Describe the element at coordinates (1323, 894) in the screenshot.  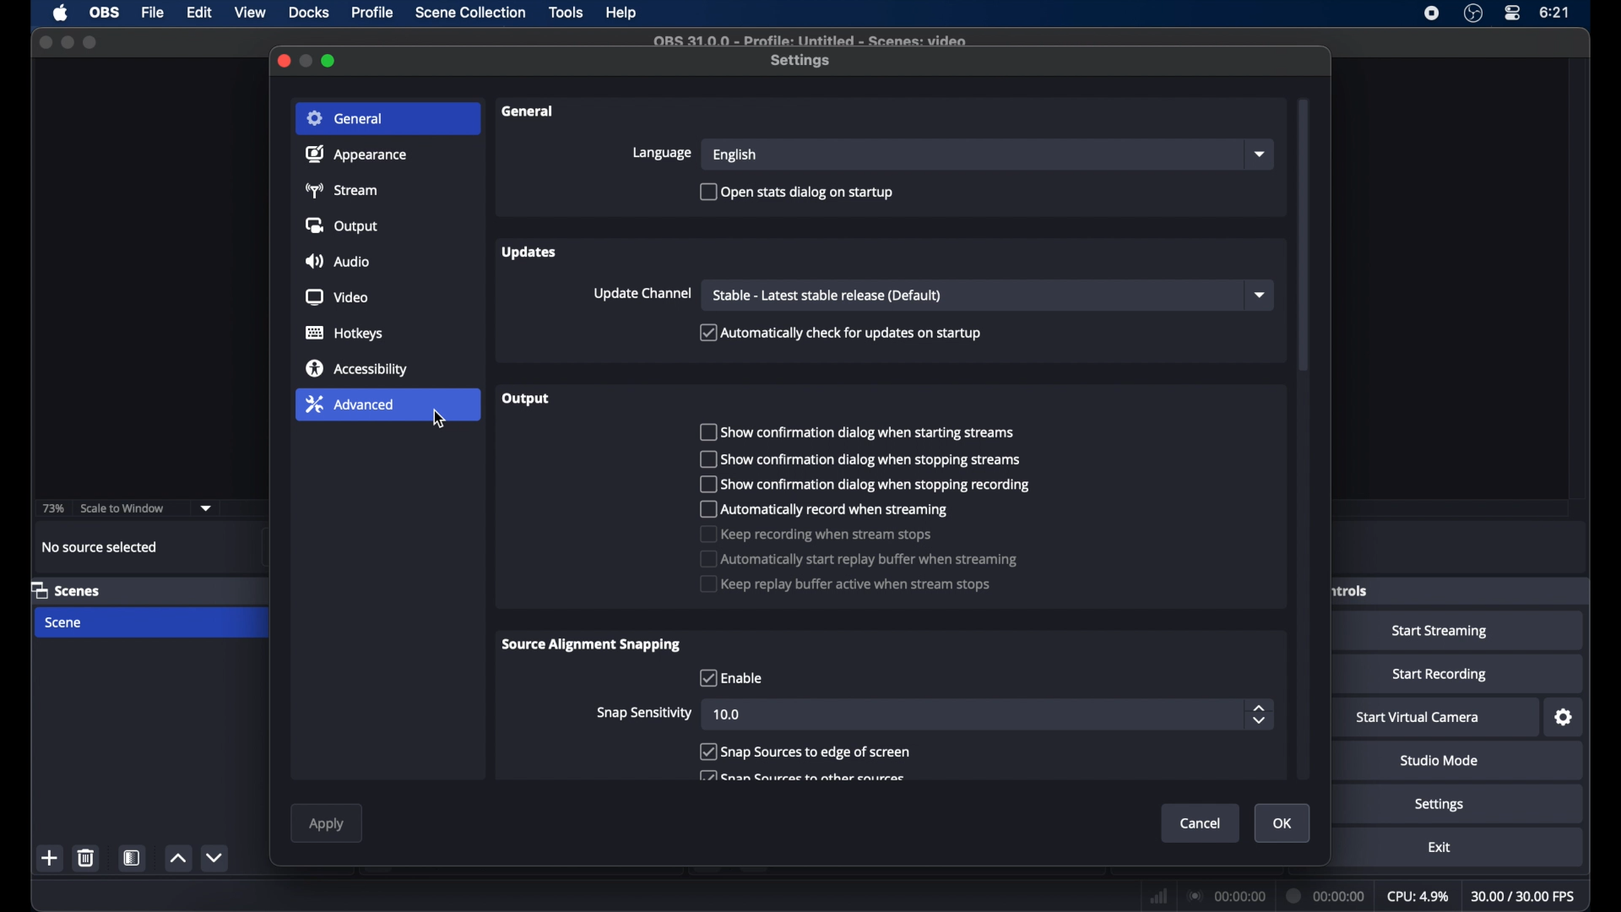
I see `duration` at that location.